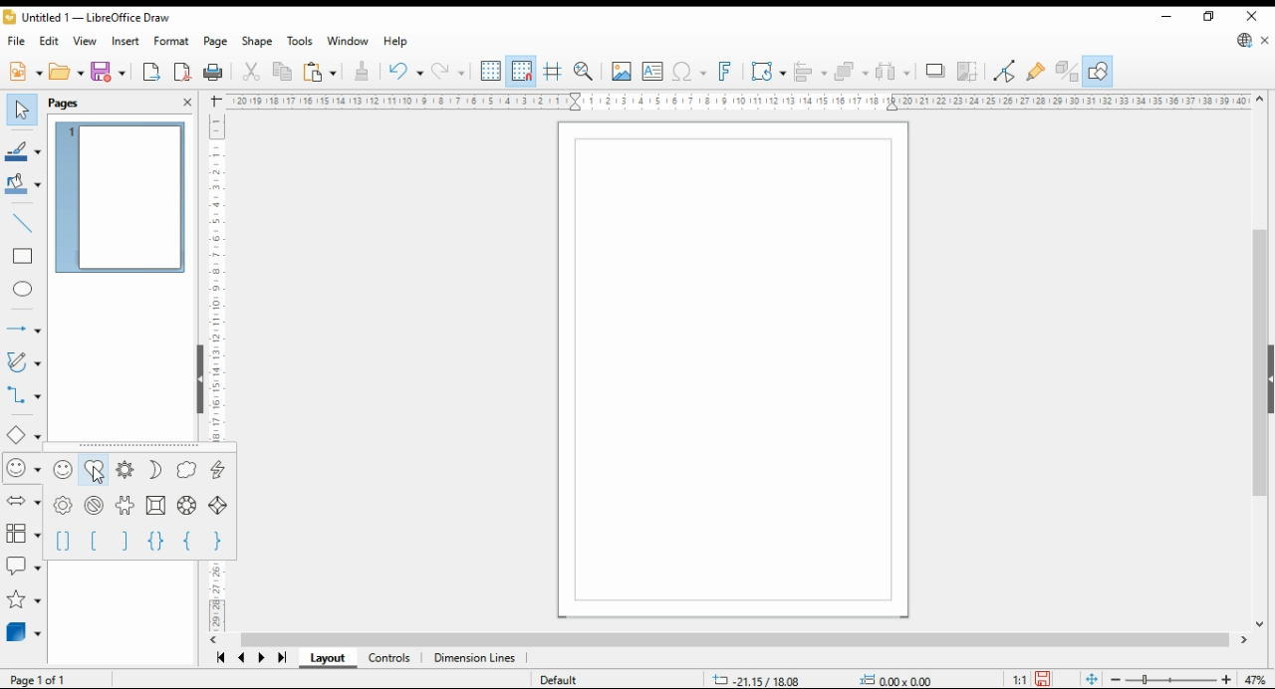 This screenshot has height=689, width=1275. Describe the element at coordinates (187, 505) in the screenshot. I see `octagon bevel` at that location.